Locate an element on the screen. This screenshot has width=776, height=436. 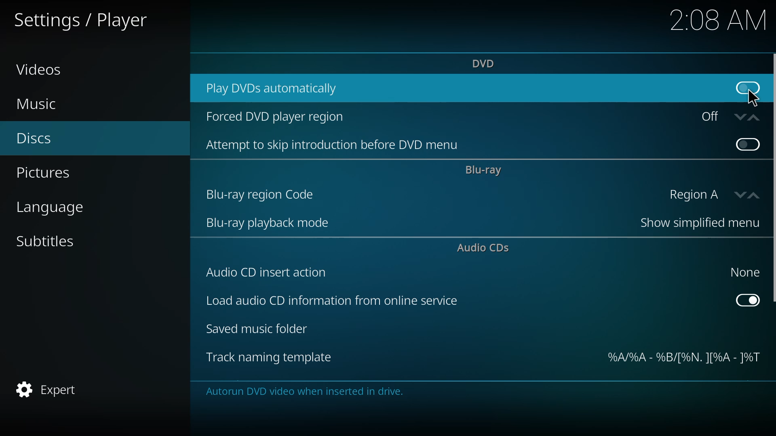
subtitles is located at coordinates (47, 241).